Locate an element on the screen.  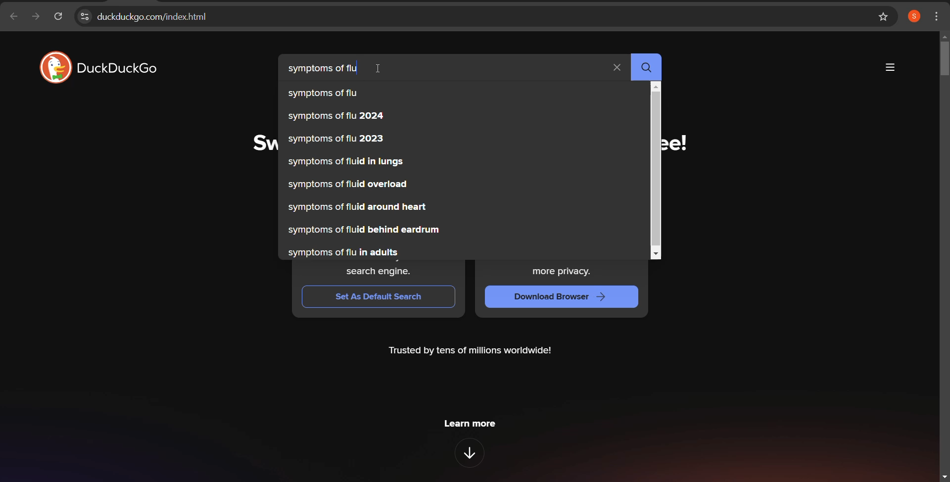
bookmark page is located at coordinates (884, 17).